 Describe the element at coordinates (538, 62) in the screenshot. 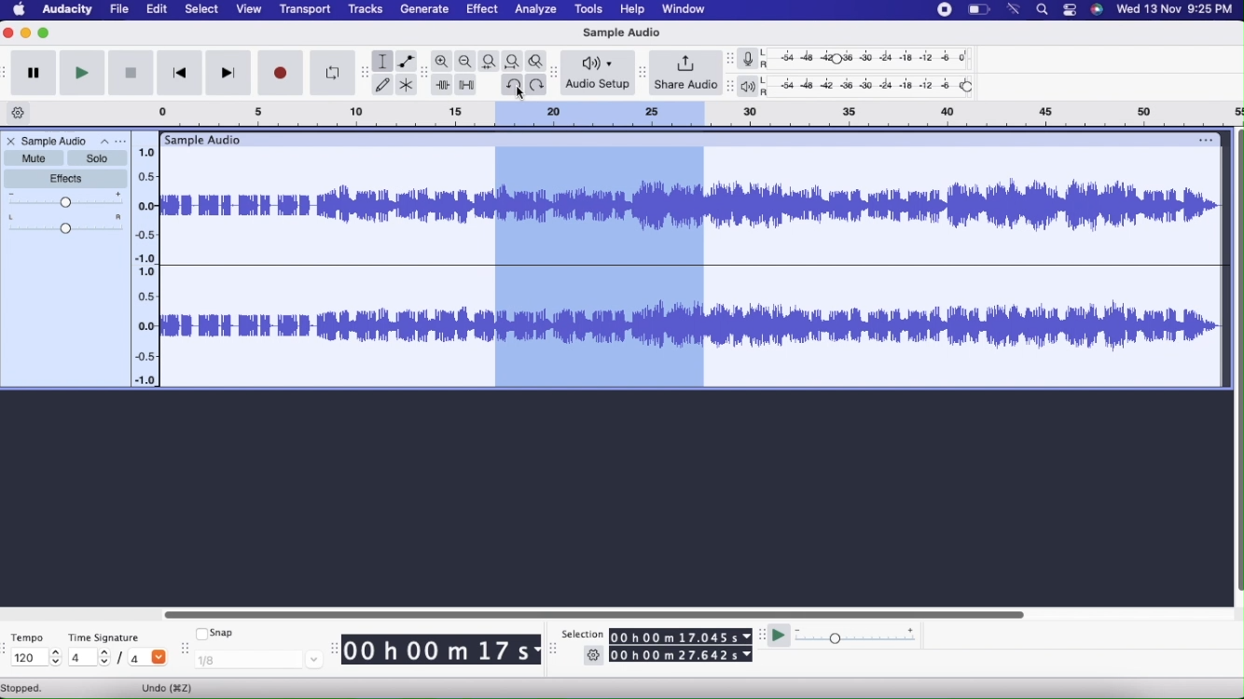

I see `Zoom toggle` at that location.